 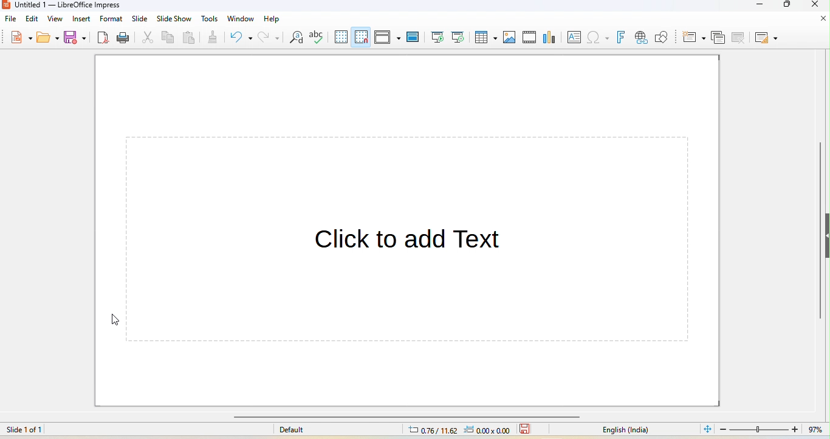 What do you see at coordinates (756, 6) in the screenshot?
I see `minimize` at bounding box center [756, 6].